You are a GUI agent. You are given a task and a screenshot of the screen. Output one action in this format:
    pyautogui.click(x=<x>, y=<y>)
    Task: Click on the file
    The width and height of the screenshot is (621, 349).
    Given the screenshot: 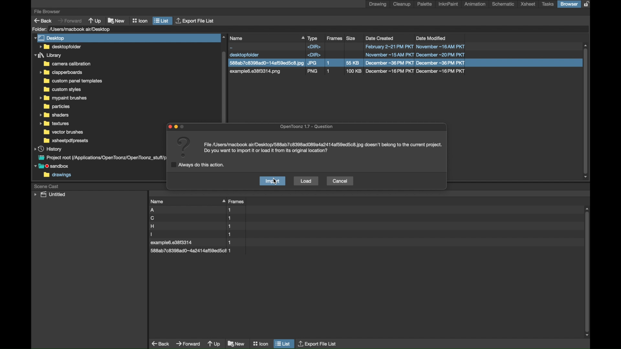 What is the action you would take?
    pyautogui.click(x=191, y=250)
    